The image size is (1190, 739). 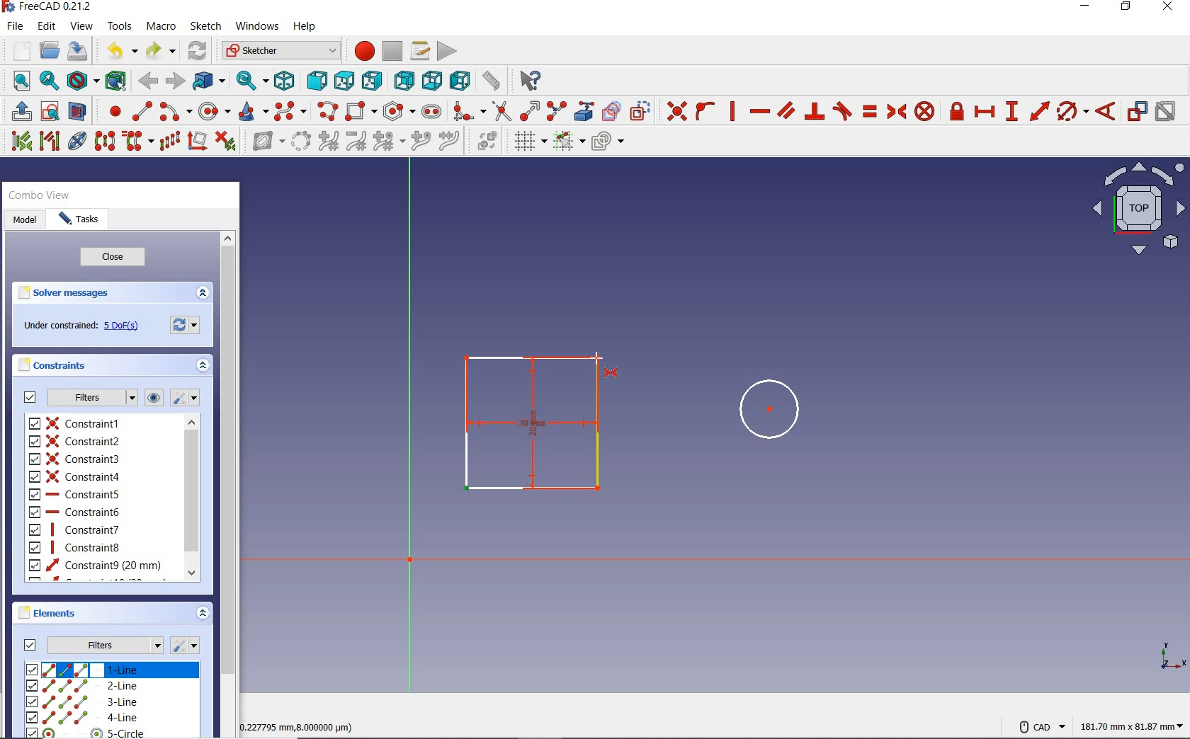 What do you see at coordinates (786, 110) in the screenshot?
I see `constrain parallel` at bounding box center [786, 110].